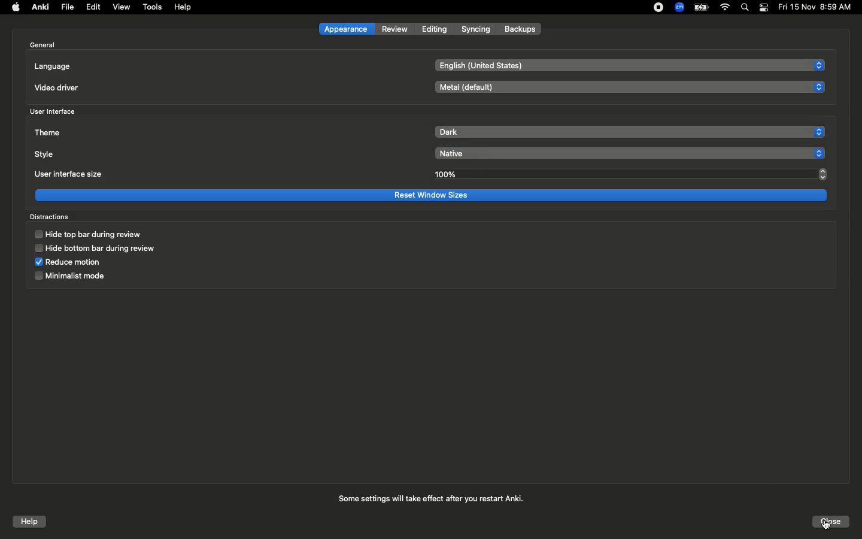  What do you see at coordinates (436, 30) in the screenshot?
I see `Editing` at bounding box center [436, 30].